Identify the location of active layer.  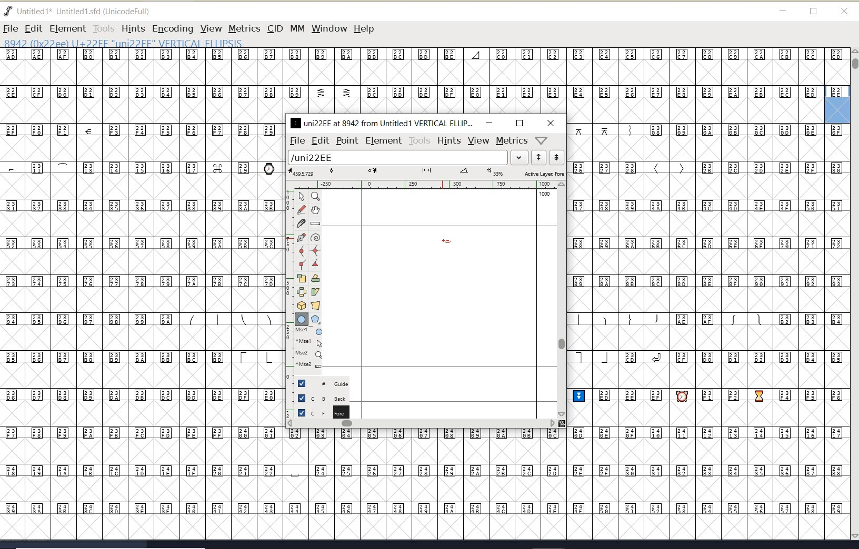
(427, 174).